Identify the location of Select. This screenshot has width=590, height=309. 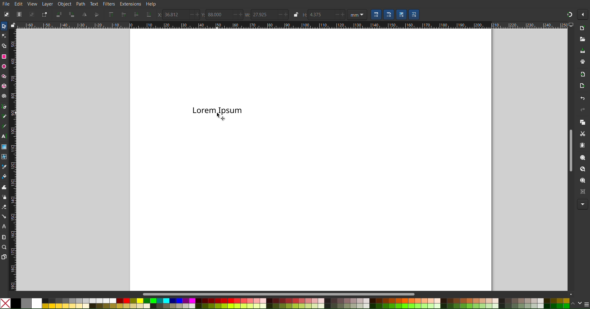
(4, 26).